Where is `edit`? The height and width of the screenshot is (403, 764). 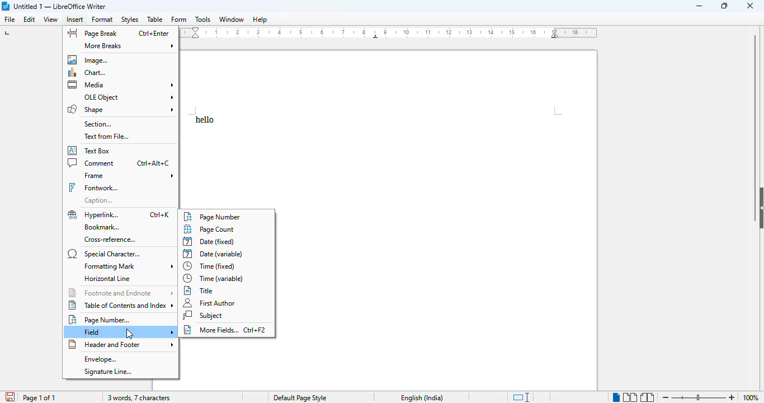 edit is located at coordinates (30, 19).